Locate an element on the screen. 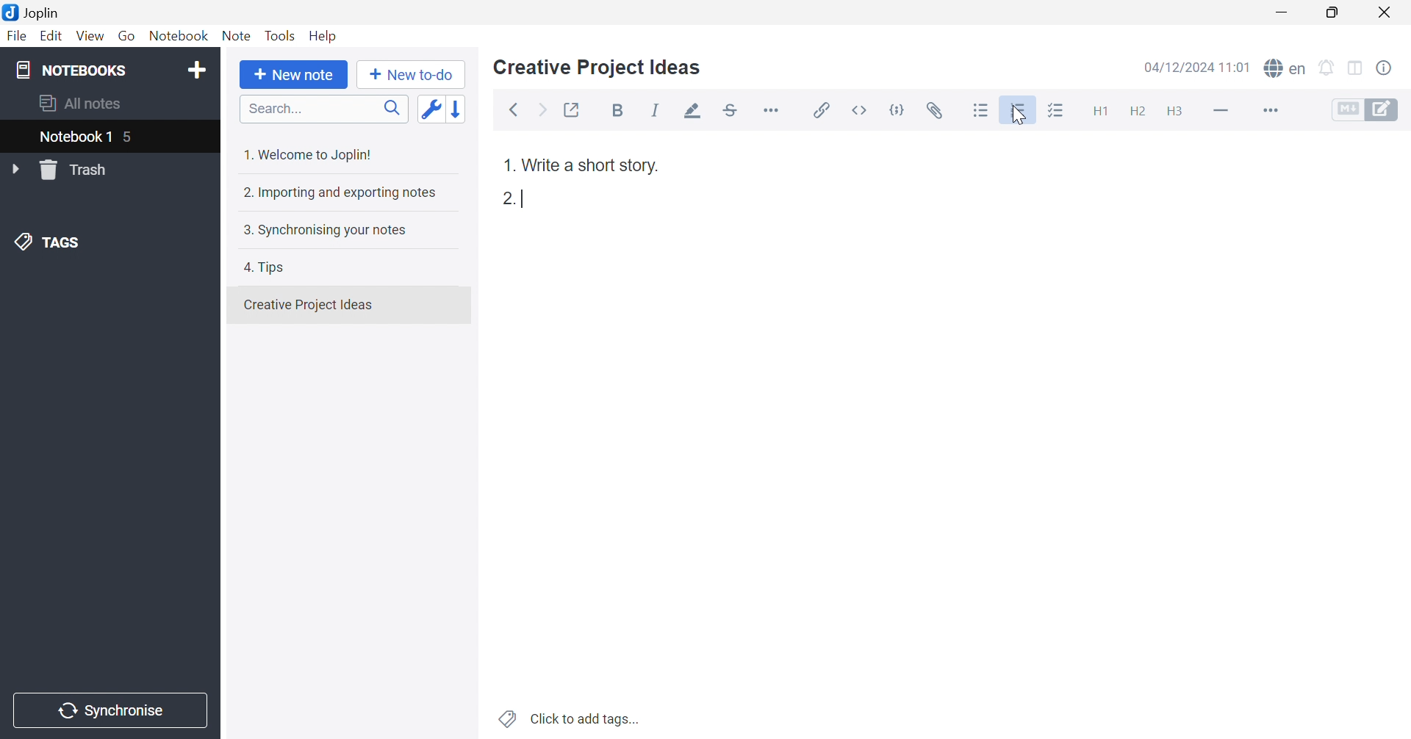 The height and width of the screenshot is (739, 1411). Write a short story. is located at coordinates (589, 165).